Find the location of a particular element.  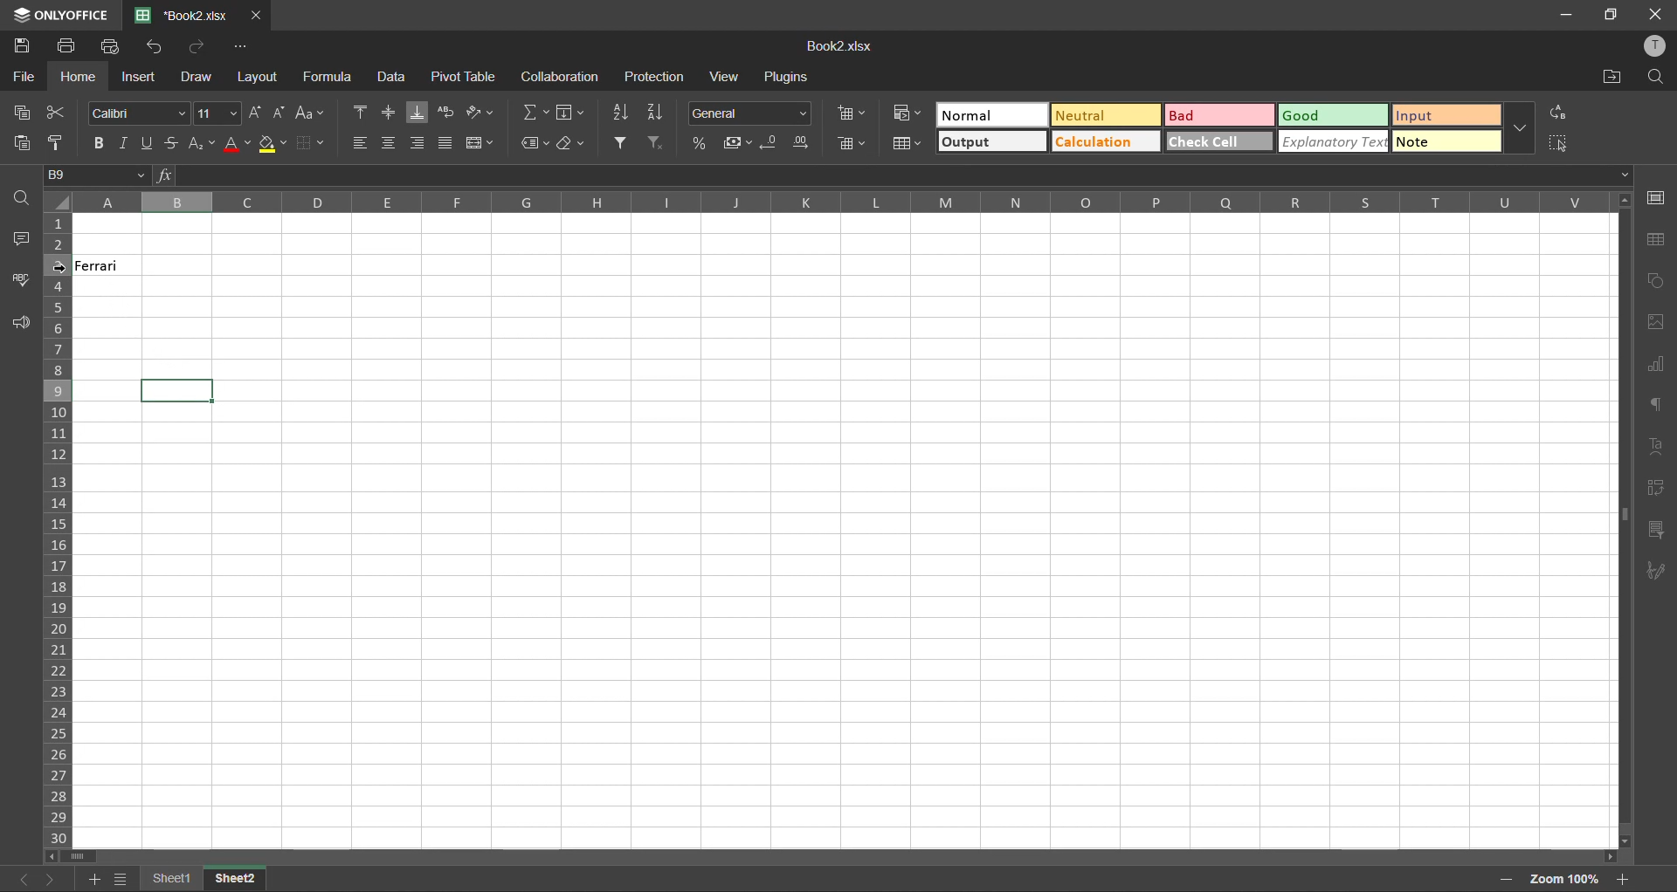

spellcheck is located at coordinates (21, 282).